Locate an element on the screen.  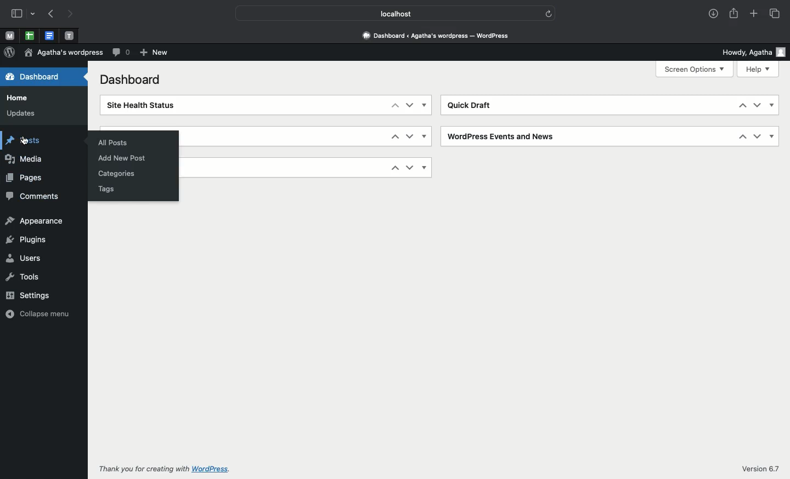
Down is located at coordinates (757, 136).